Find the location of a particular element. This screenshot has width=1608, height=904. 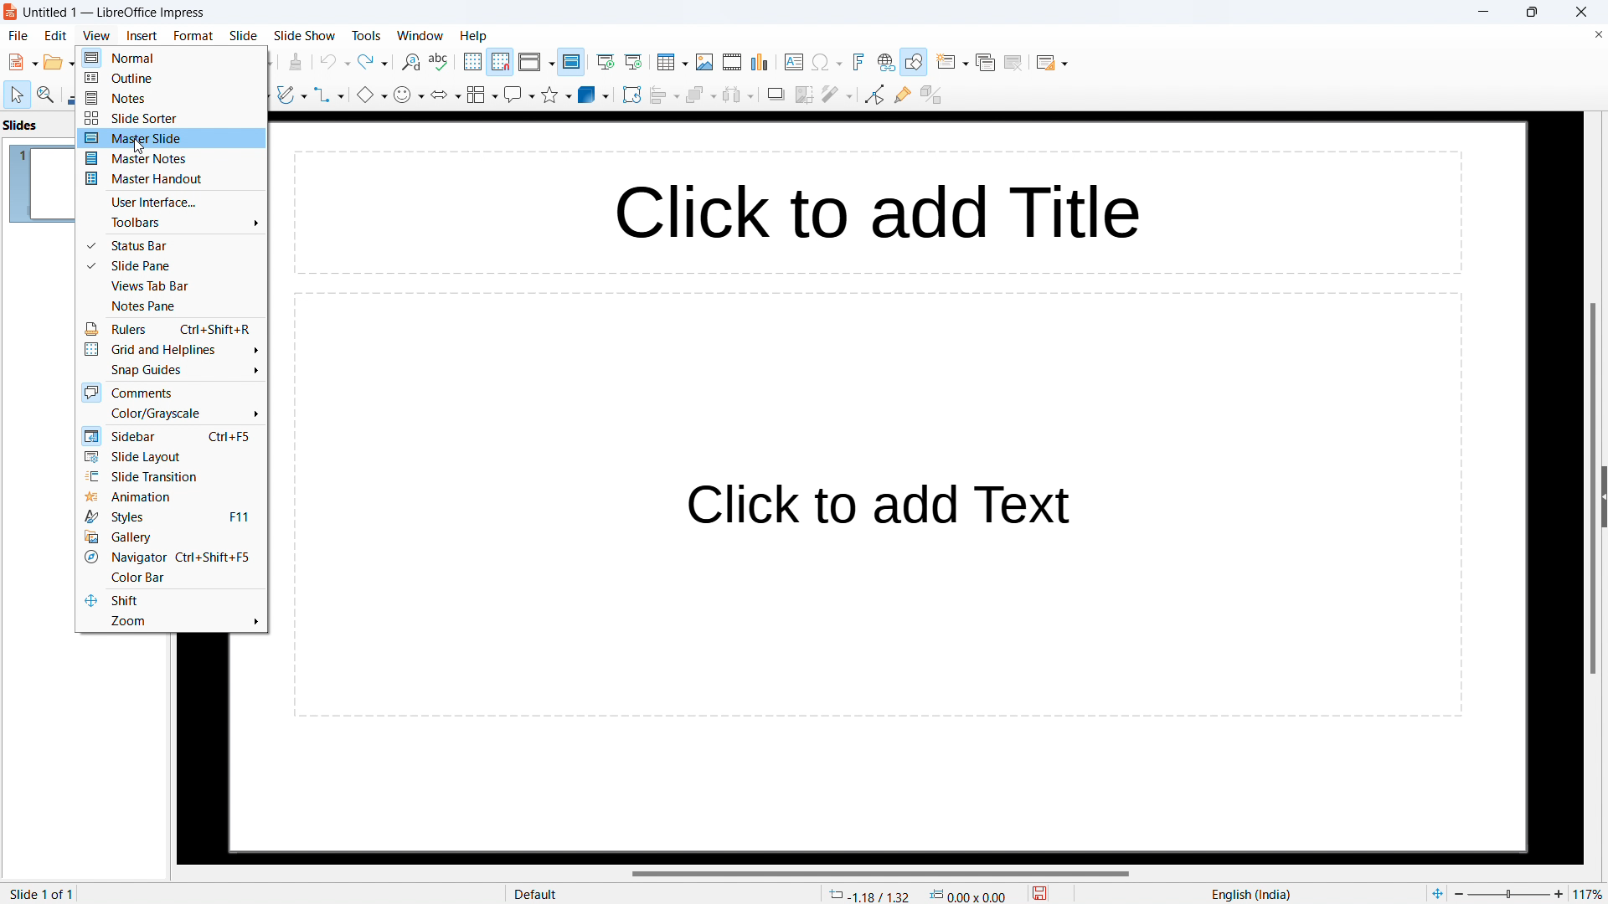

gallery is located at coordinates (172, 537).